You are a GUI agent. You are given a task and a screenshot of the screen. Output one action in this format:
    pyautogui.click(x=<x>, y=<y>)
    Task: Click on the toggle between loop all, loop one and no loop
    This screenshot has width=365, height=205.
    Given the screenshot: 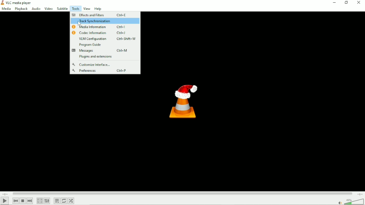 What is the action you would take?
    pyautogui.click(x=65, y=201)
    